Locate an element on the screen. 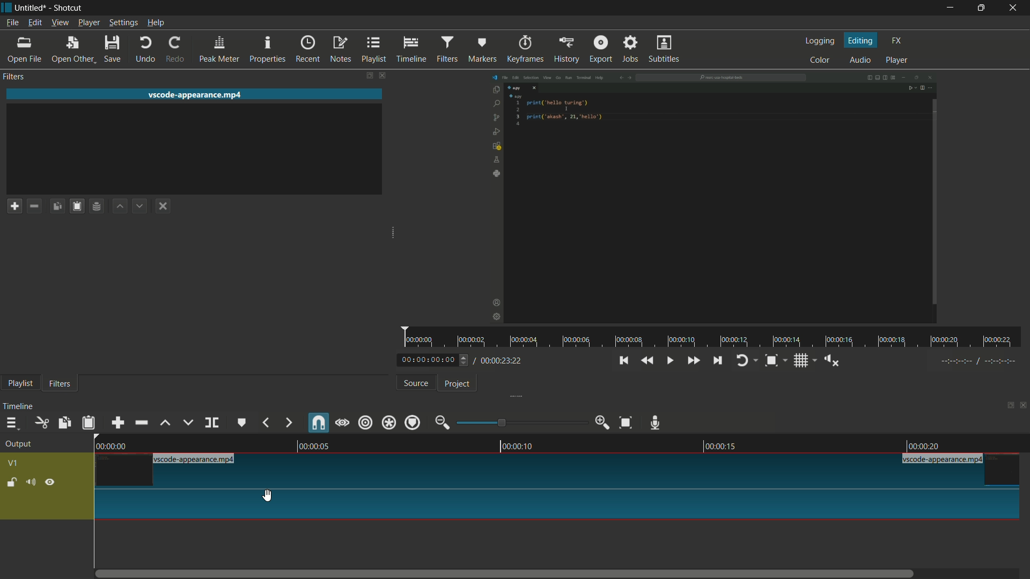 Image resolution: width=1030 pixels, height=579 pixels. timeline is located at coordinates (410, 49).